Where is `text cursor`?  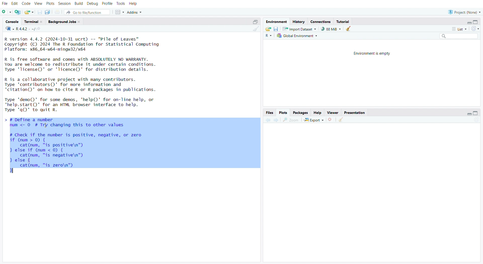
text cursor is located at coordinates (15, 171).